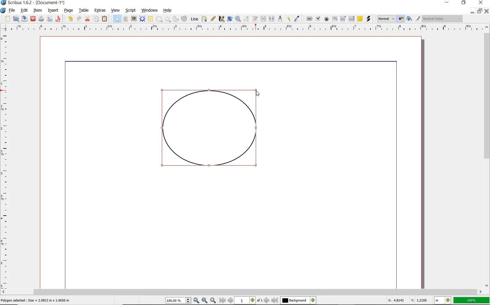 The width and height of the screenshot is (490, 305). Describe the element at coordinates (255, 19) in the screenshot. I see `EDIT TEXT WITH STORY EDITOR` at that location.